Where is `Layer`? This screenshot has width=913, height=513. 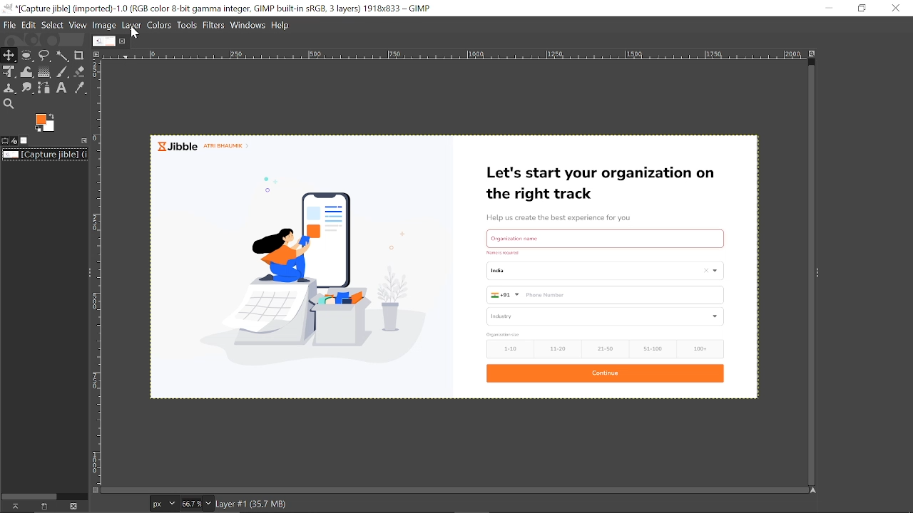
Layer is located at coordinates (133, 24).